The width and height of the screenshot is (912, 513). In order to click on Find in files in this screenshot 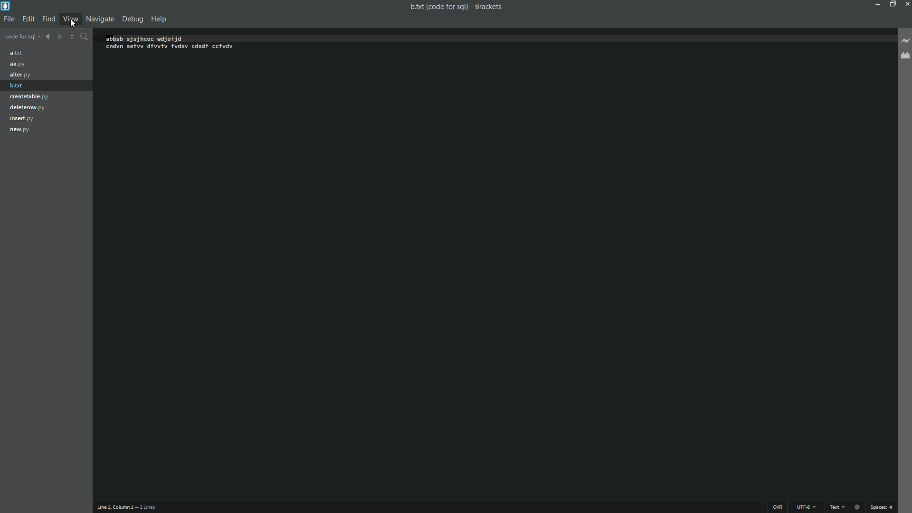, I will do `click(84, 37)`.